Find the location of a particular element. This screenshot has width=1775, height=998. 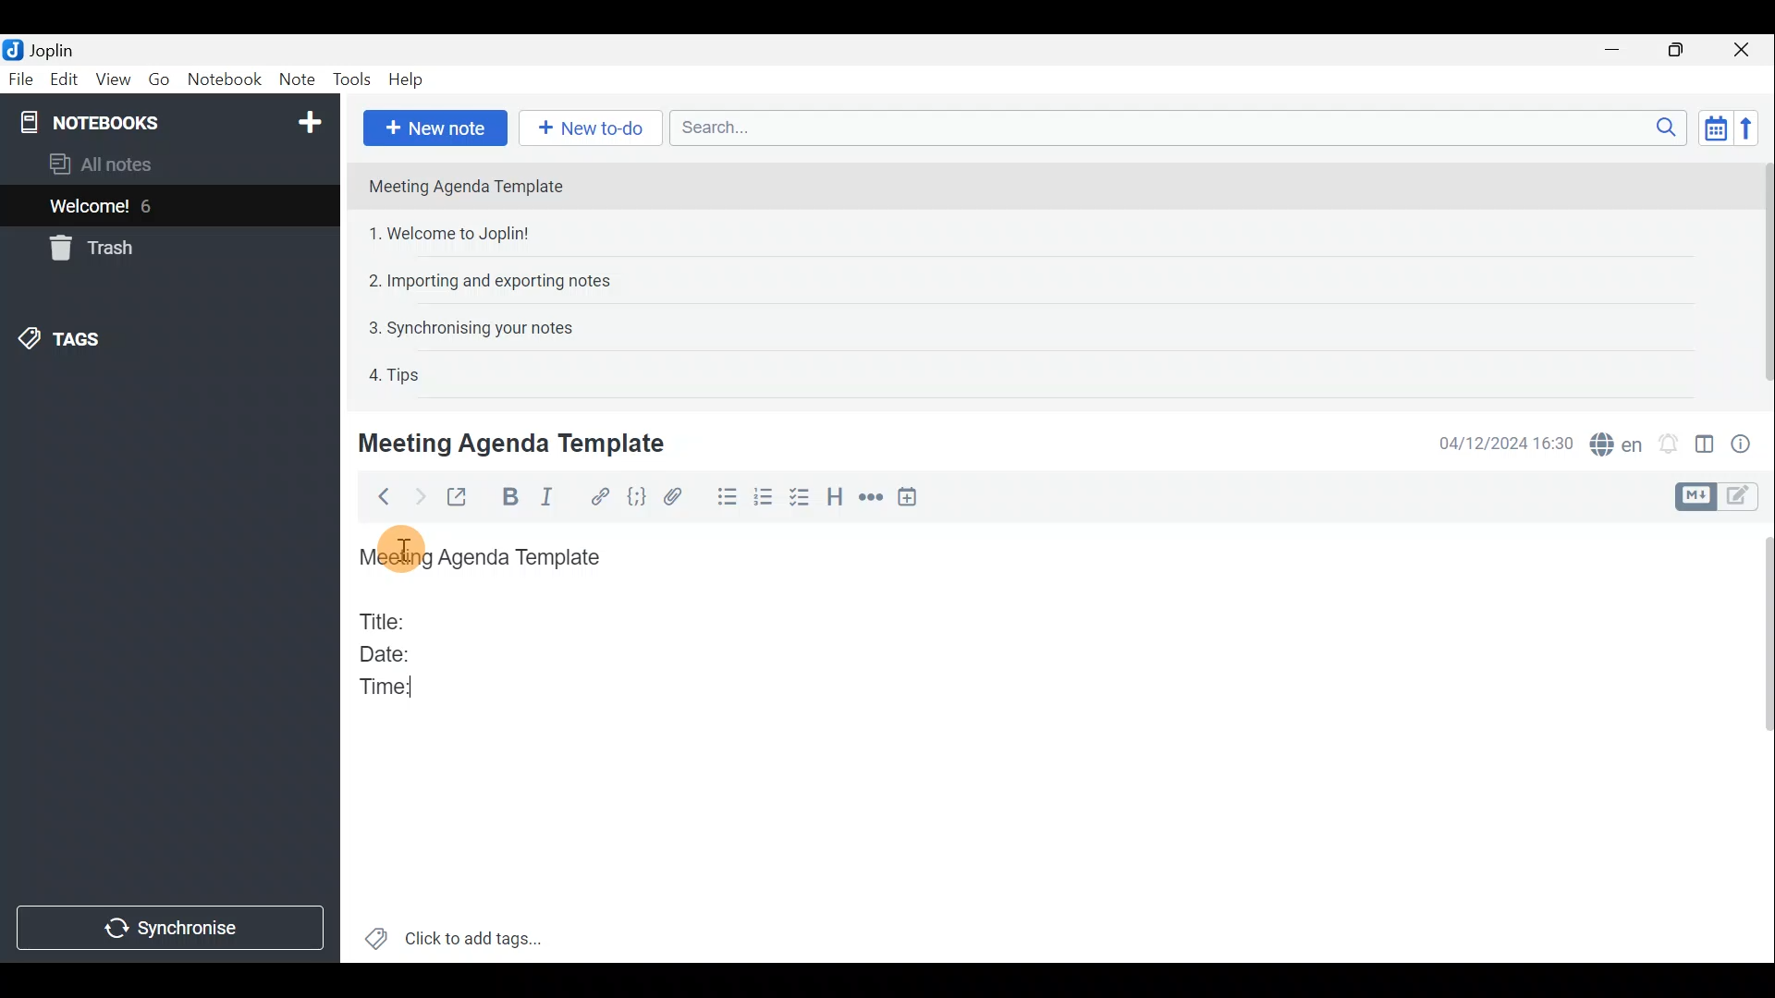

 is located at coordinates (404, 547).